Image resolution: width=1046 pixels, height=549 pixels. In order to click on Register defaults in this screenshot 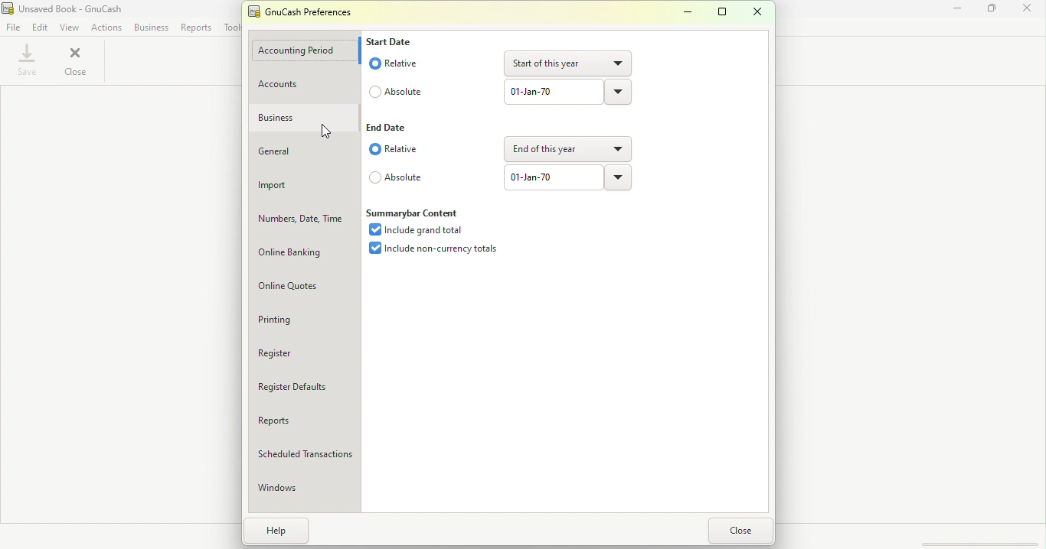, I will do `click(304, 385)`.